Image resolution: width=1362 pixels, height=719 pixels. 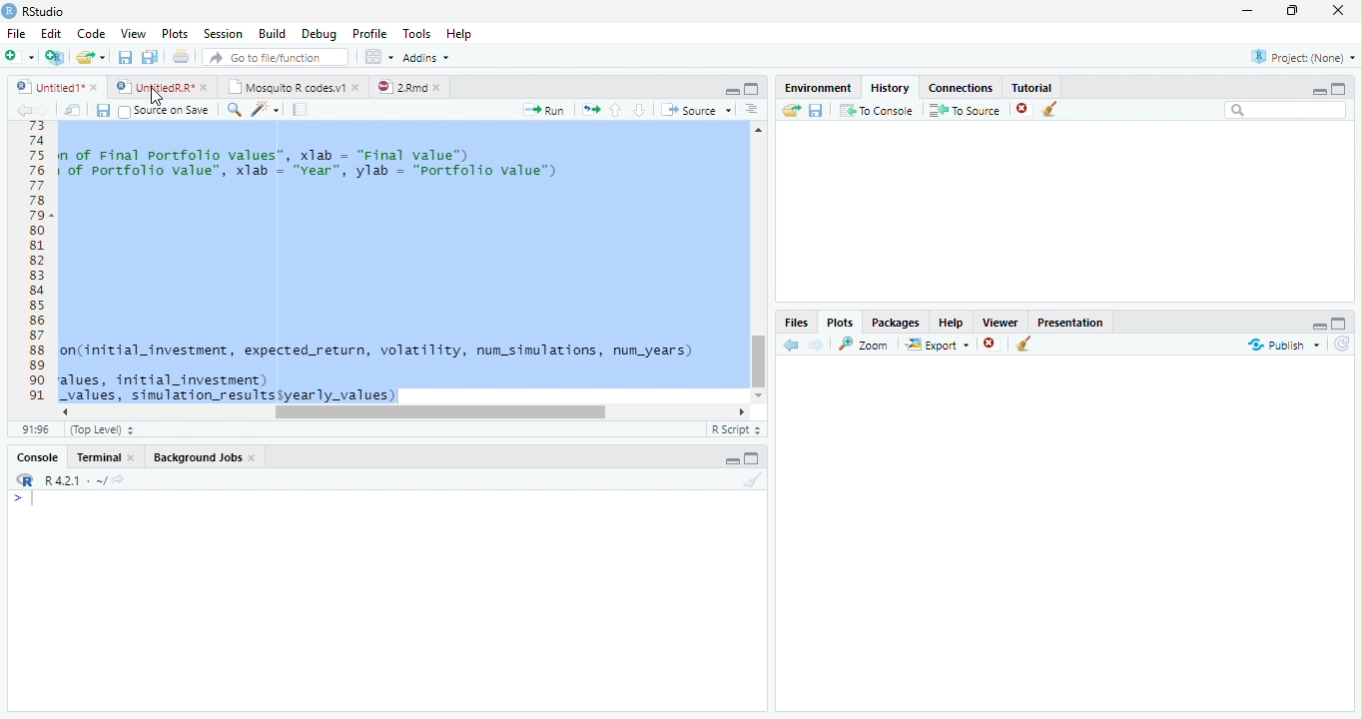 What do you see at coordinates (35, 270) in the screenshot?
I see `Line Numbers` at bounding box center [35, 270].